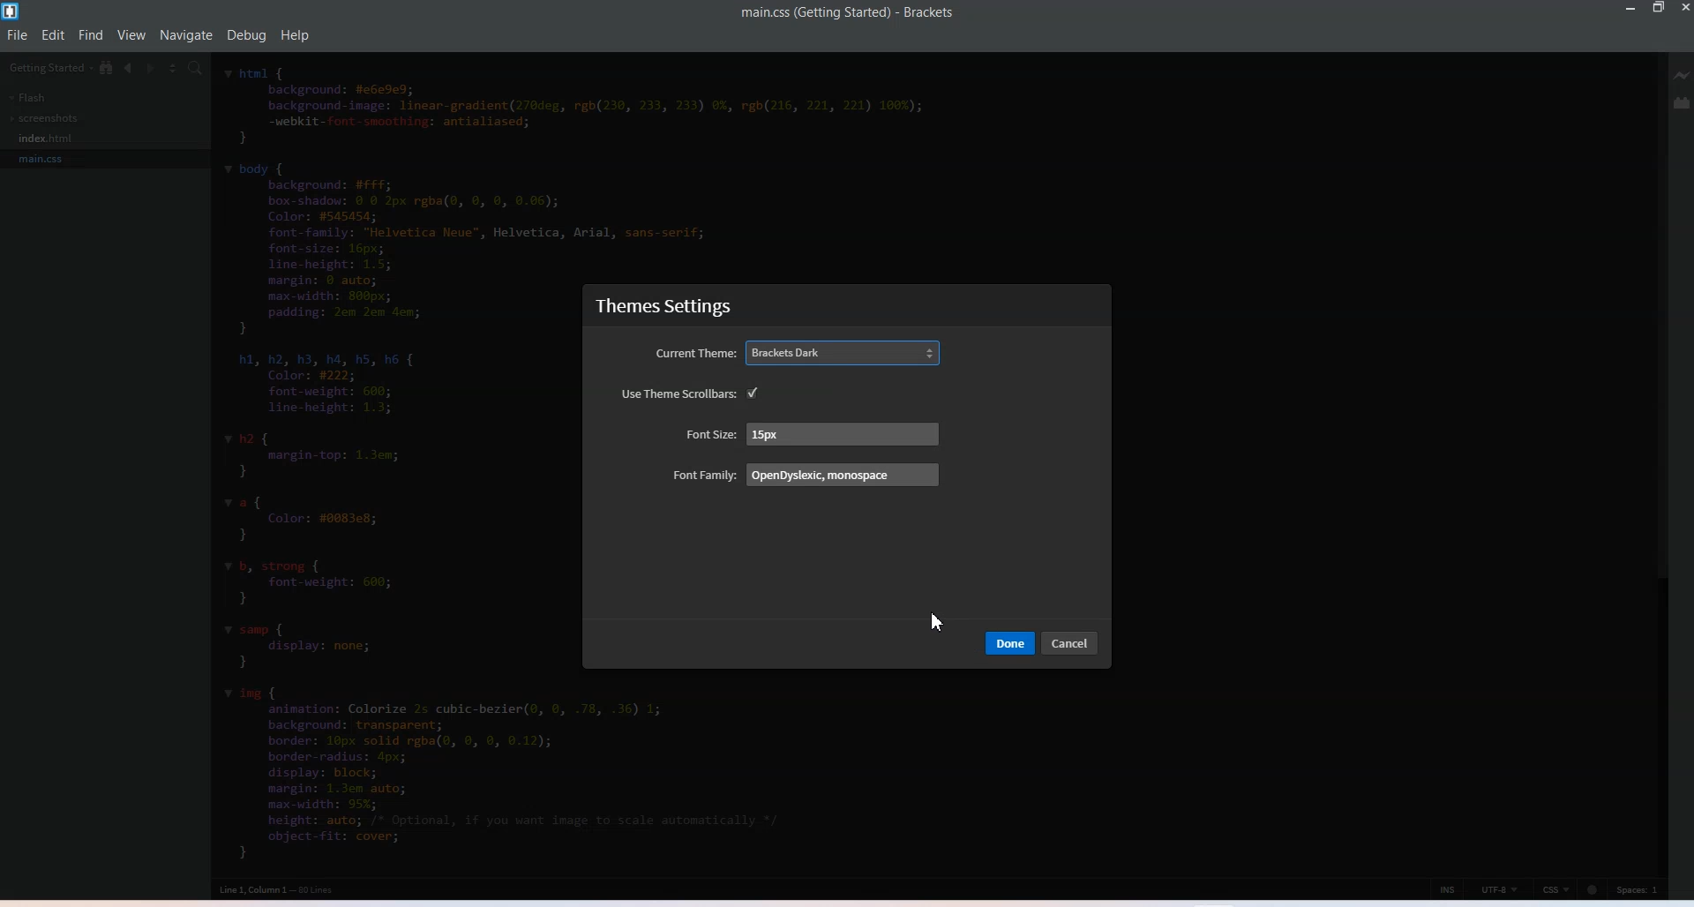 This screenshot has width=1694, height=907. What do you see at coordinates (1558, 889) in the screenshot?
I see `CSS` at bounding box center [1558, 889].